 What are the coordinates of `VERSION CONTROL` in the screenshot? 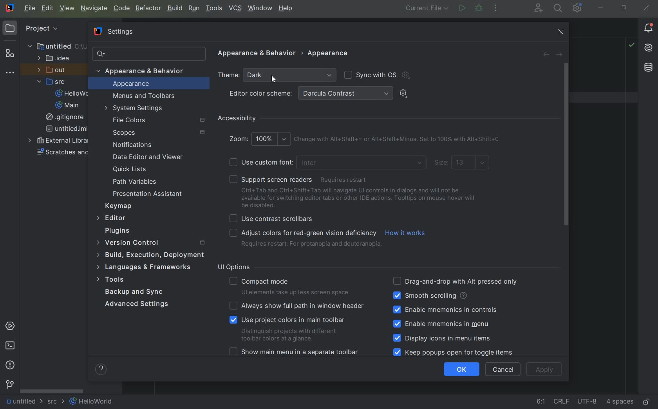 It's located at (9, 384).